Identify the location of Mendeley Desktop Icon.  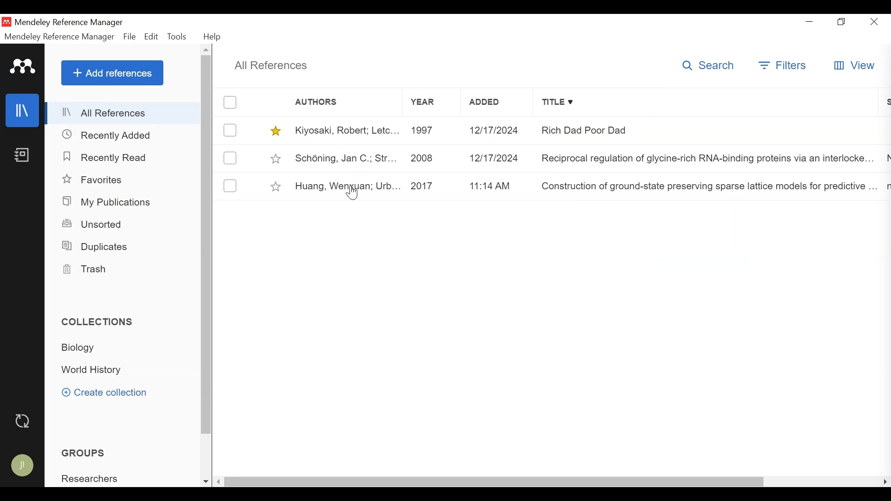
(6, 21).